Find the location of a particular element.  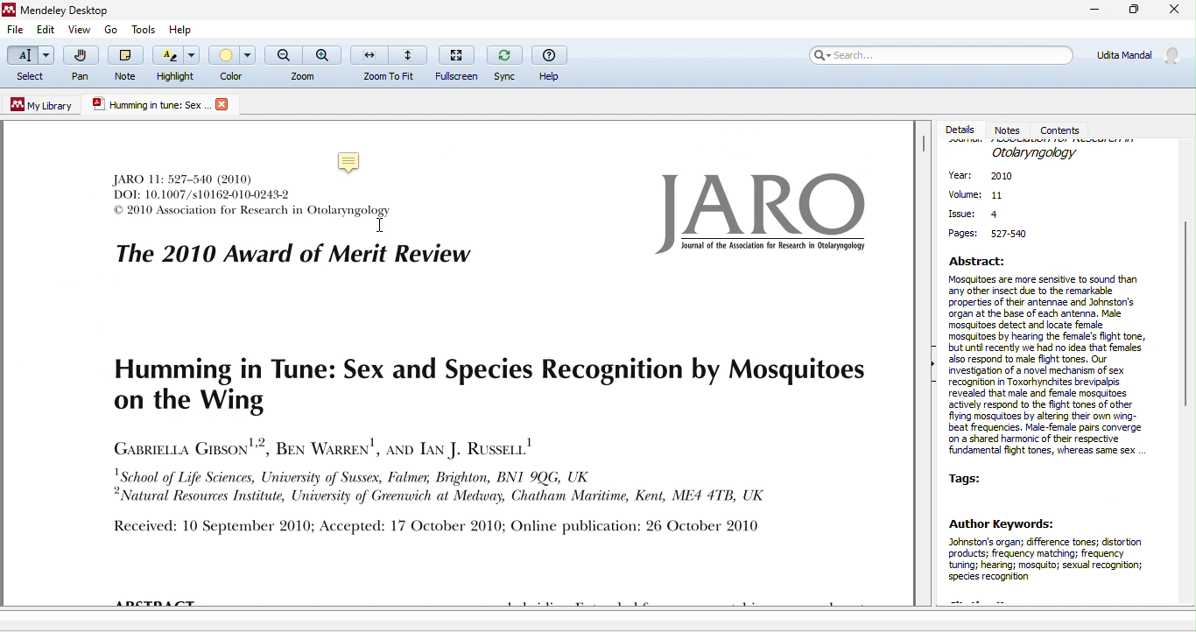

sync is located at coordinates (503, 62).